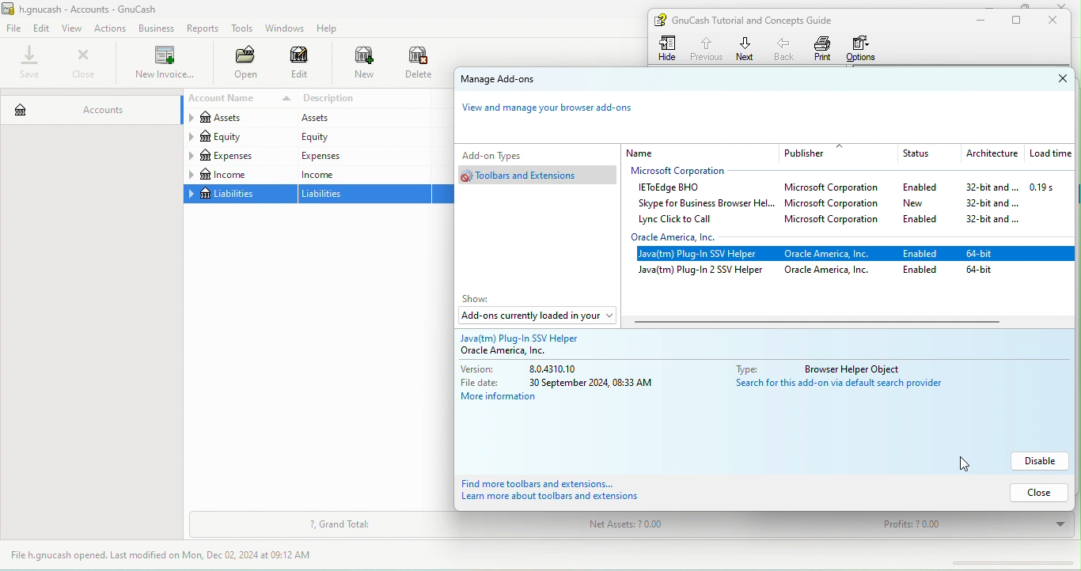 The image size is (1081, 571). What do you see at coordinates (243, 30) in the screenshot?
I see `tools` at bounding box center [243, 30].